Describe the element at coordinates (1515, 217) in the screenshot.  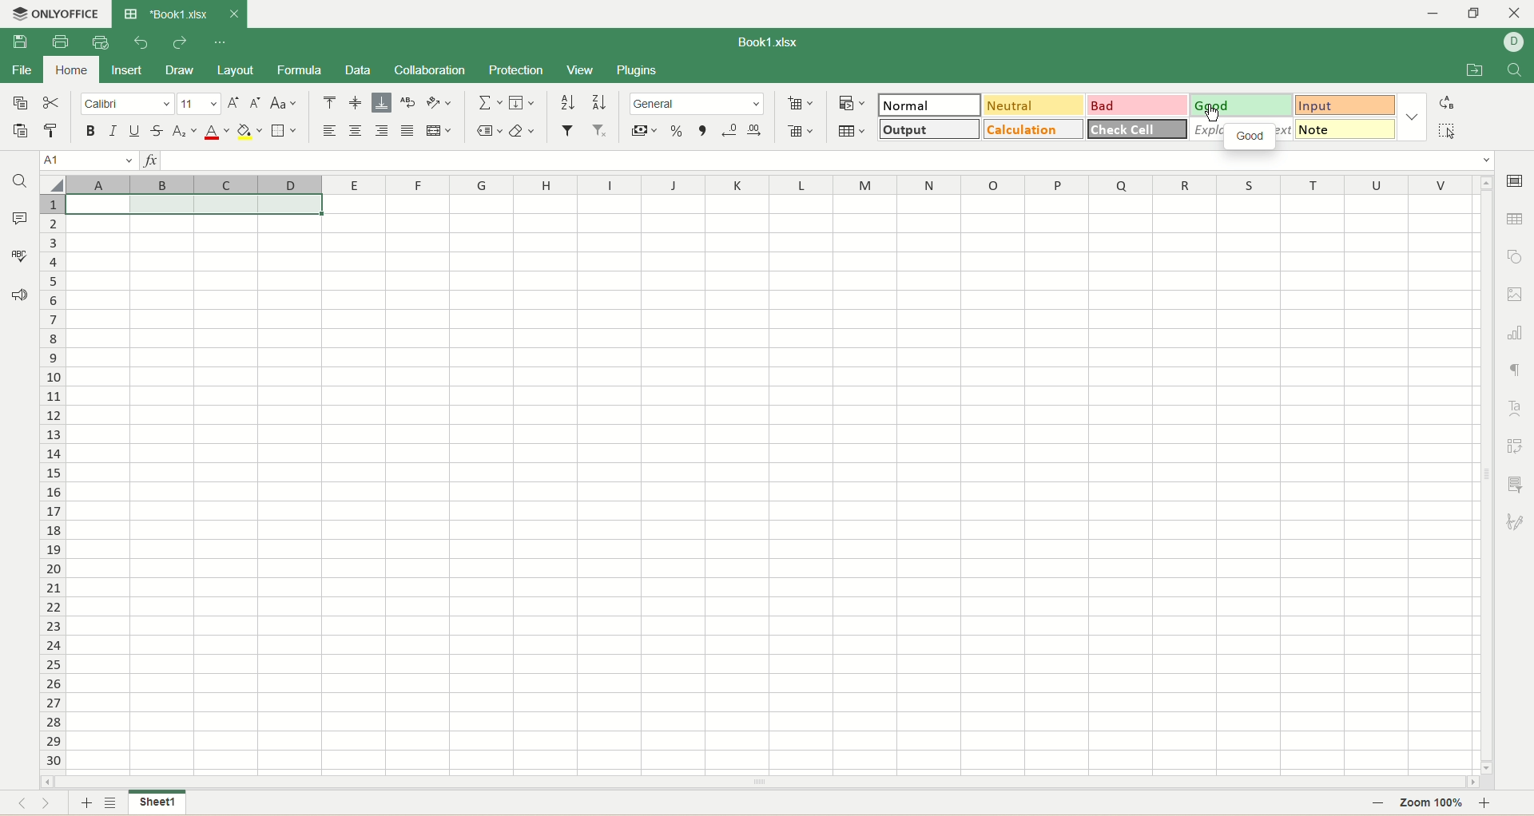
I see `table` at that location.